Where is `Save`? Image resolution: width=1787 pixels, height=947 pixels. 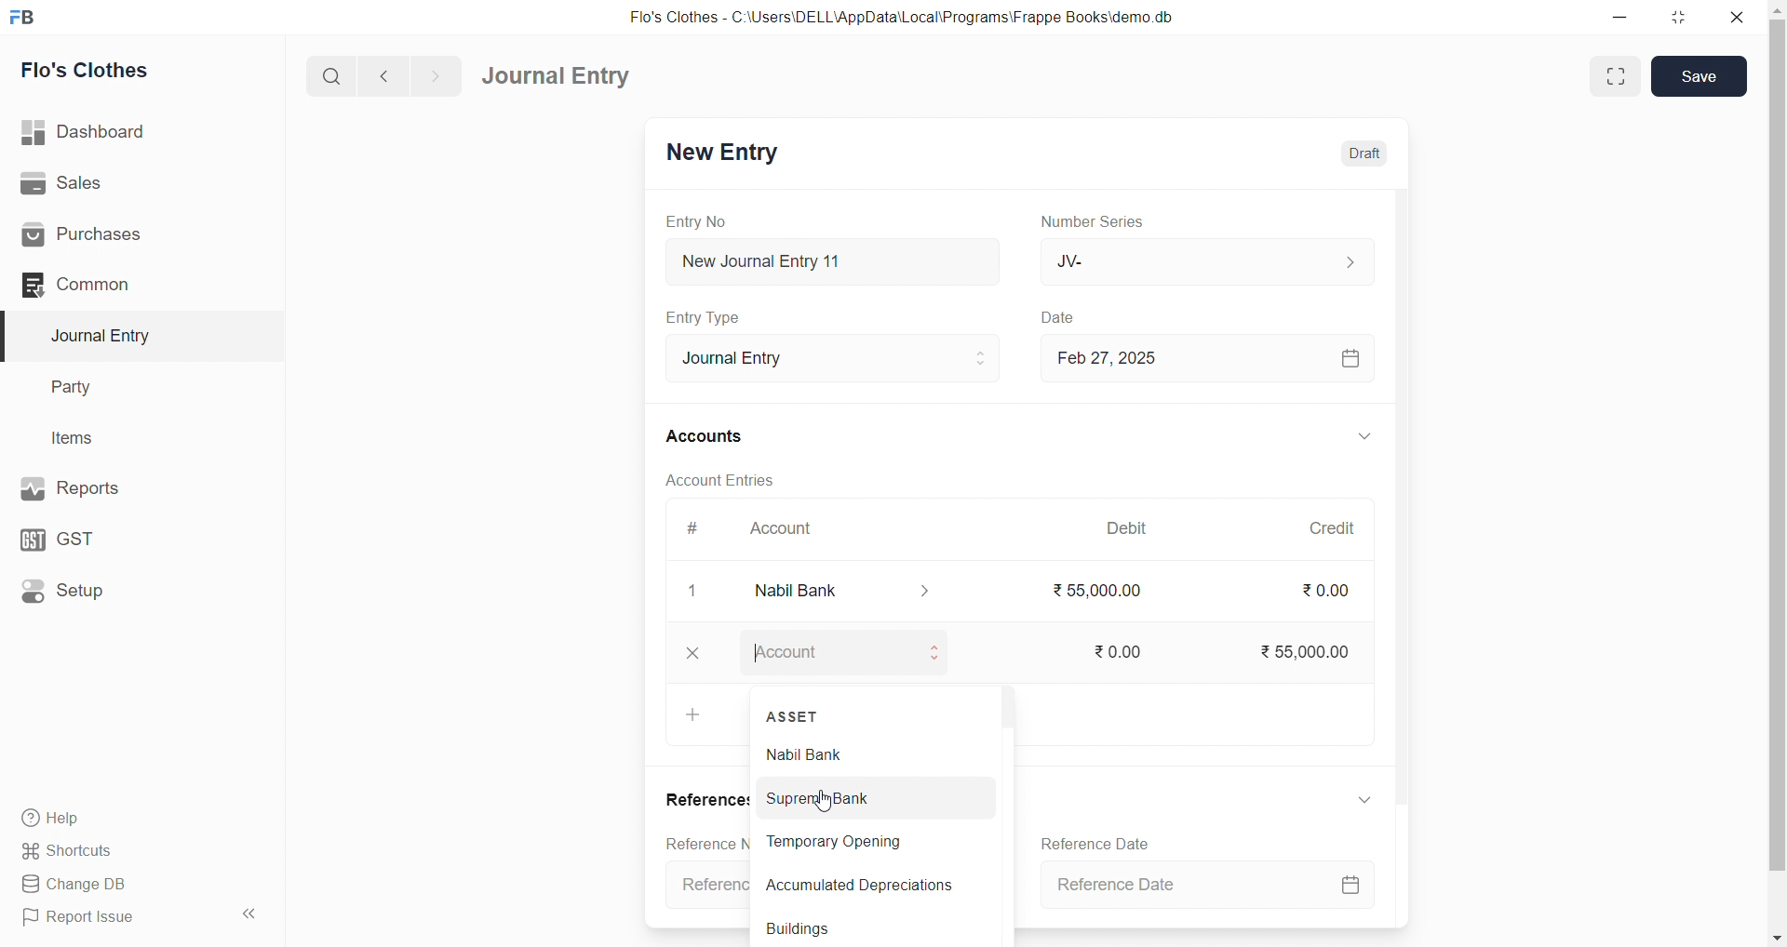
Save is located at coordinates (1701, 75).